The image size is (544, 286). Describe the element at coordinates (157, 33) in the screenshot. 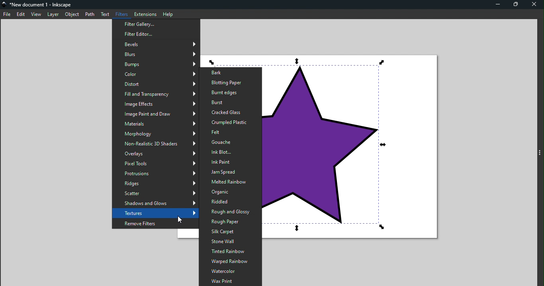

I see `Filter editor` at that location.